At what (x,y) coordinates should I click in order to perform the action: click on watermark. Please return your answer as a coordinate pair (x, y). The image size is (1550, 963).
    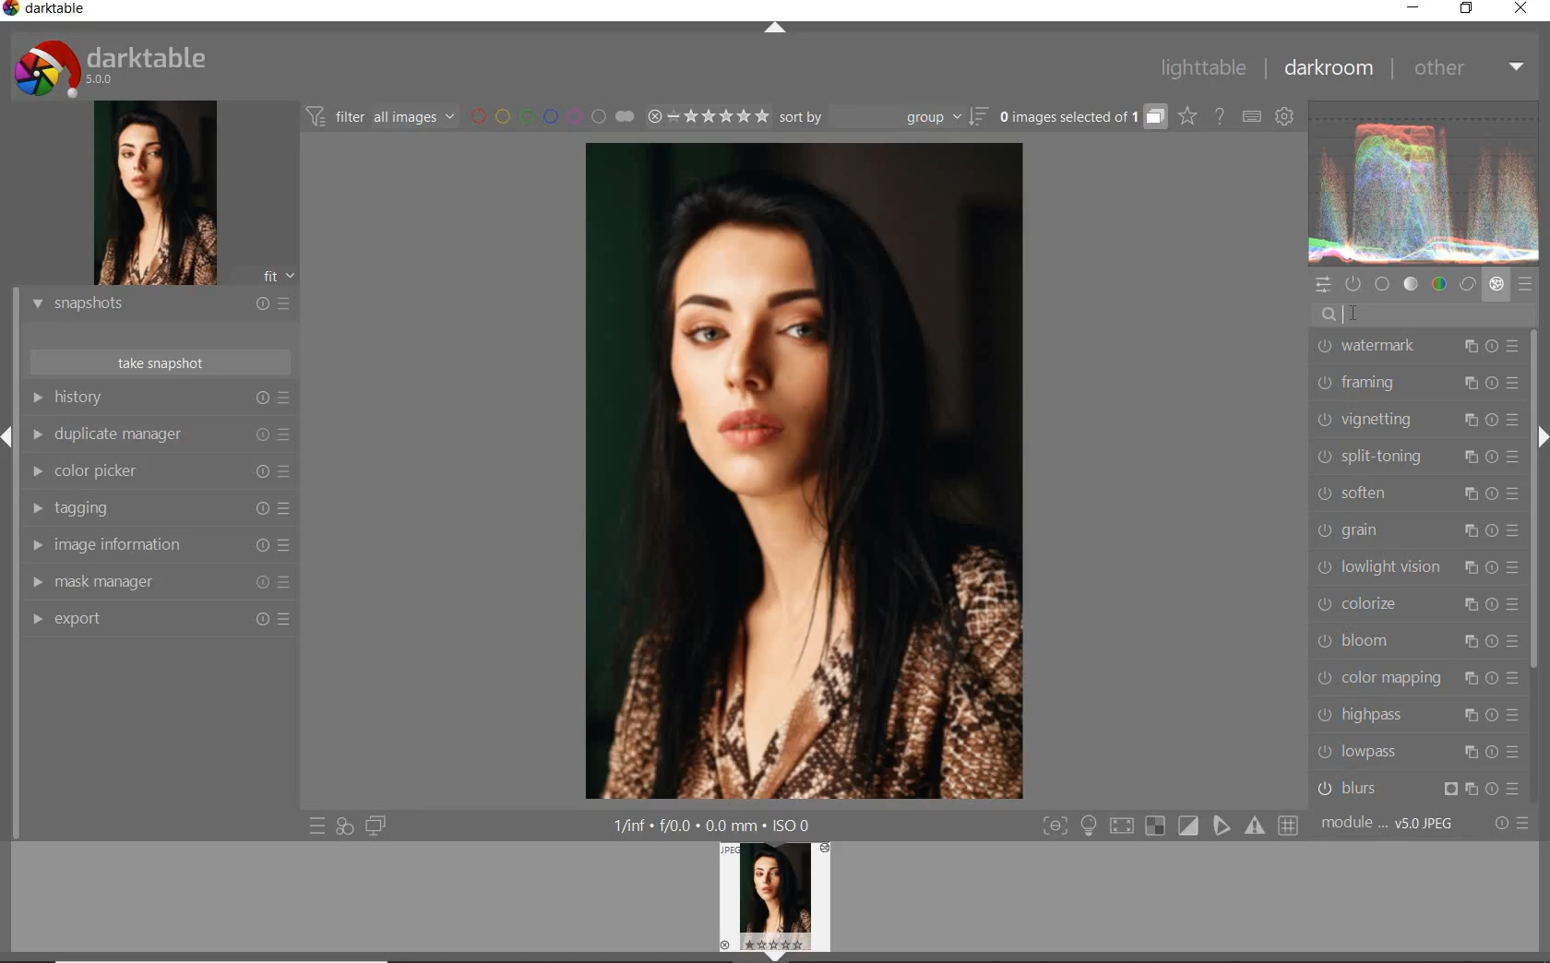
    Looking at the image, I should click on (1416, 348).